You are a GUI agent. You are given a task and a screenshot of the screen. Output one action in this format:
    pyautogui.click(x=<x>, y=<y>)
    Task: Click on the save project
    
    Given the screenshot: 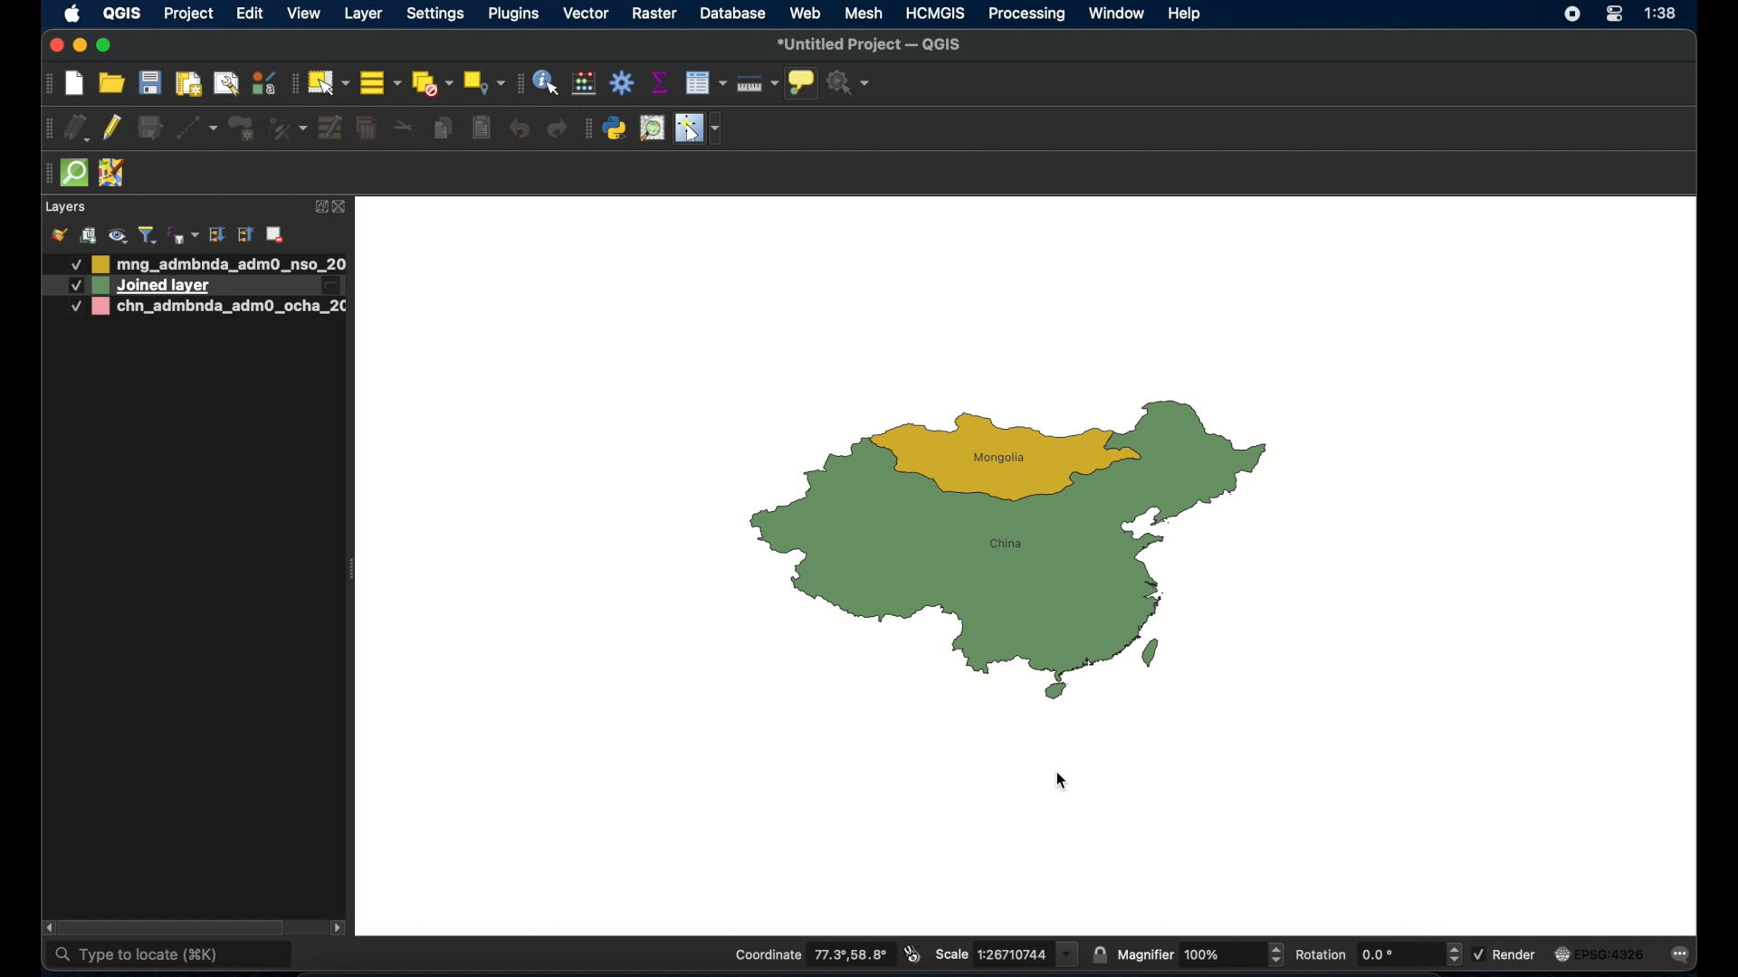 What is the action you would take?
    pyautogui.click(x=151, y=82)
    